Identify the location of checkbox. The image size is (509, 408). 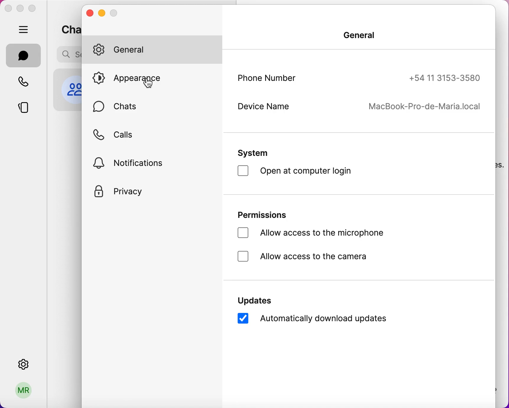
(244, 172).